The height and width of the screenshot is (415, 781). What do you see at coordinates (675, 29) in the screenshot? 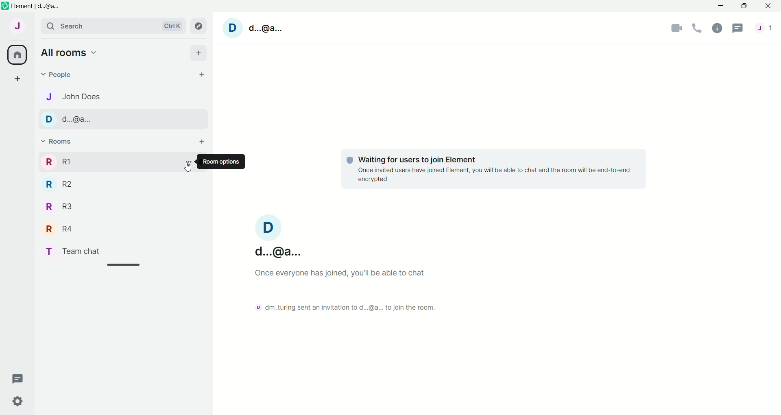
I see `Video Call` at bounding box center [675, 29].